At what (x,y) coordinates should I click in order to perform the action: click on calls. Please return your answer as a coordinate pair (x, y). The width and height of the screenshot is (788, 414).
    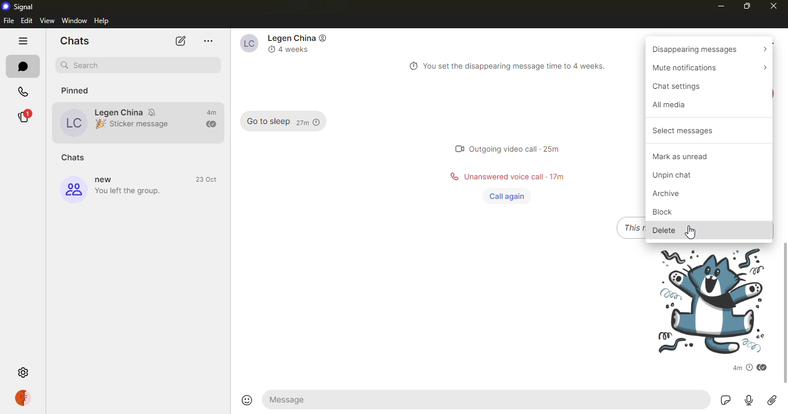
    Looking at the image, I should click on (23, 91).